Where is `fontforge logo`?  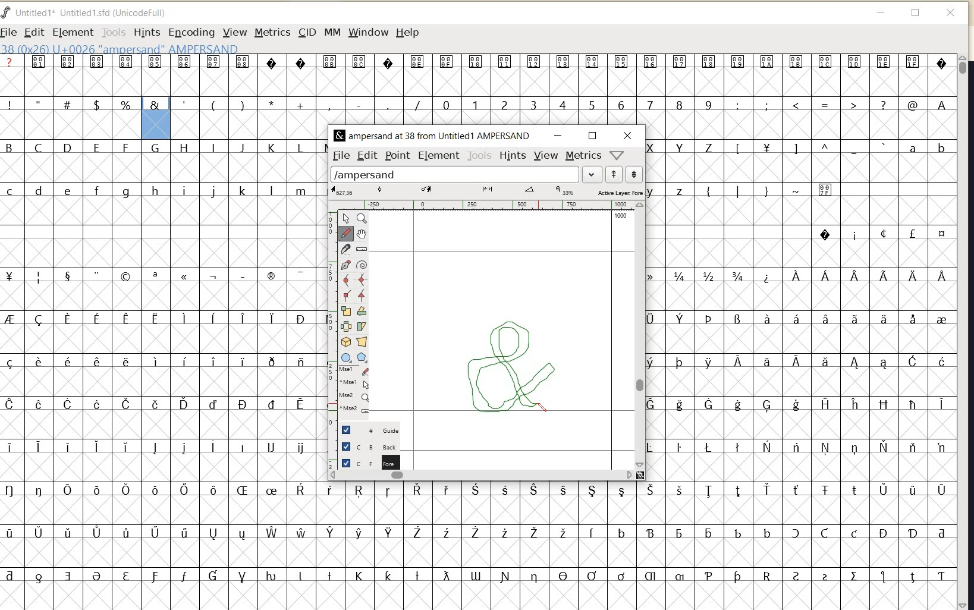
fontforge logo is located at coordinates (6, 14).